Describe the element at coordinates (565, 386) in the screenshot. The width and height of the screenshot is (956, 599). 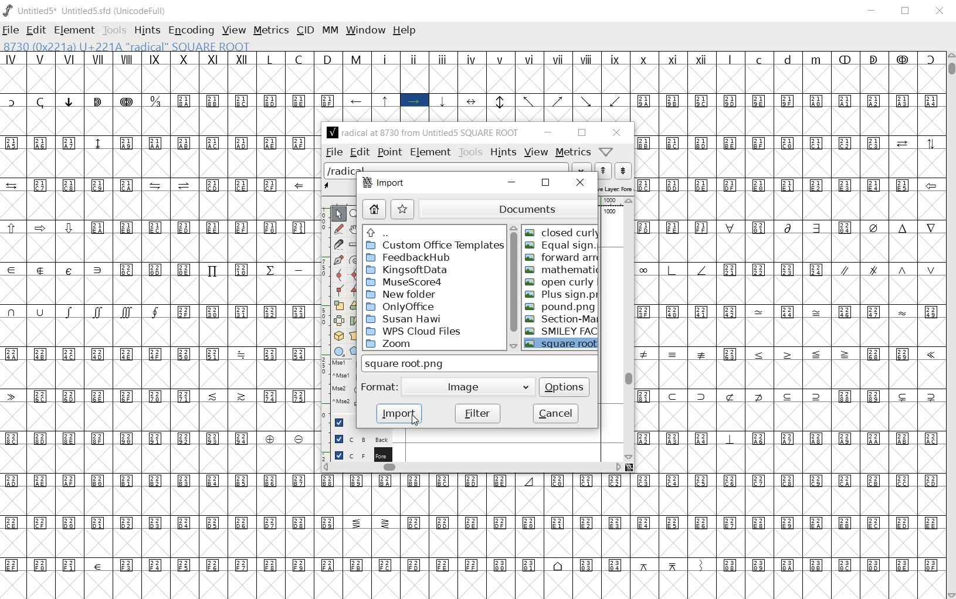
I see `options` at that location.